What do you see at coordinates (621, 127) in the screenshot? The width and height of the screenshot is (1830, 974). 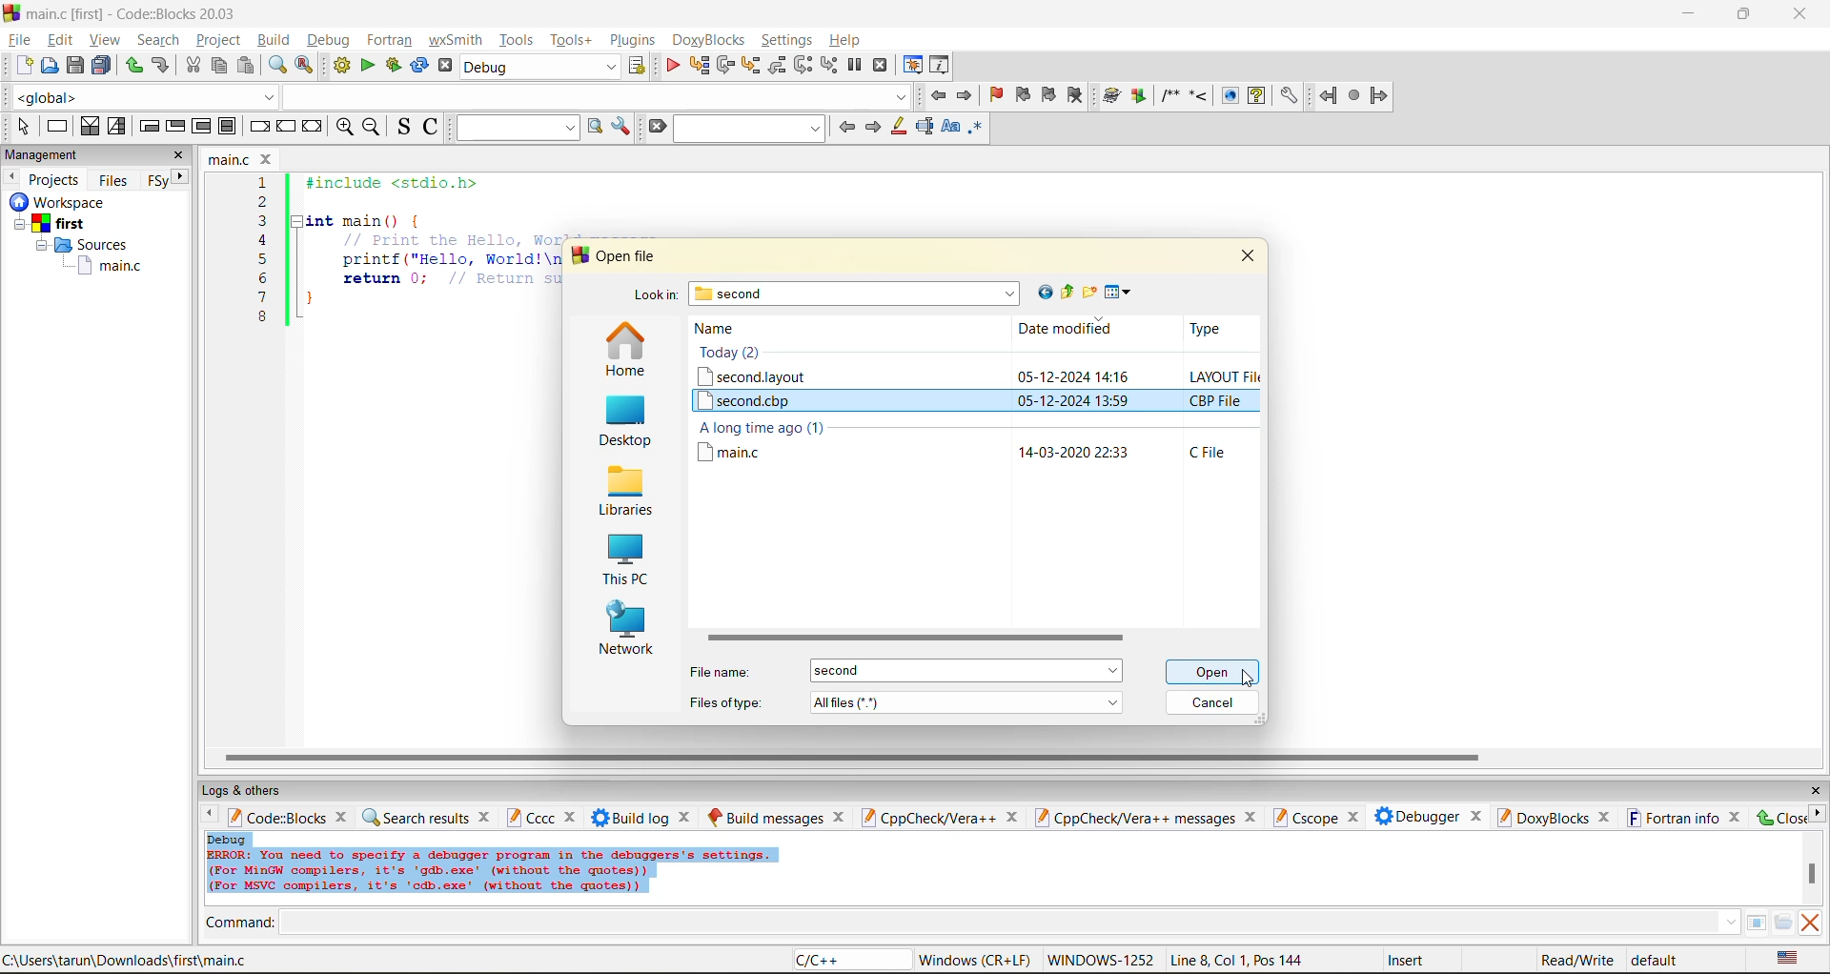 I see `show options window` at bounding box center [621, 127].